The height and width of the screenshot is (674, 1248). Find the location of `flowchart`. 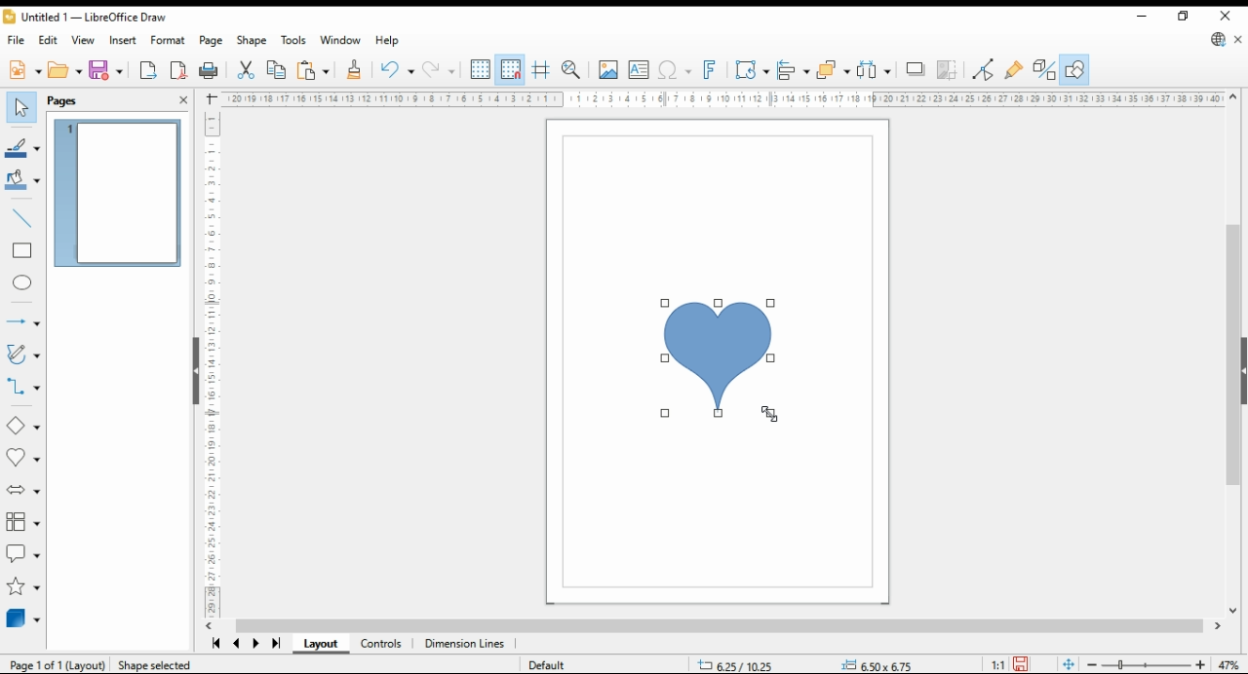

flowchart is located at coordinates (19, 520).